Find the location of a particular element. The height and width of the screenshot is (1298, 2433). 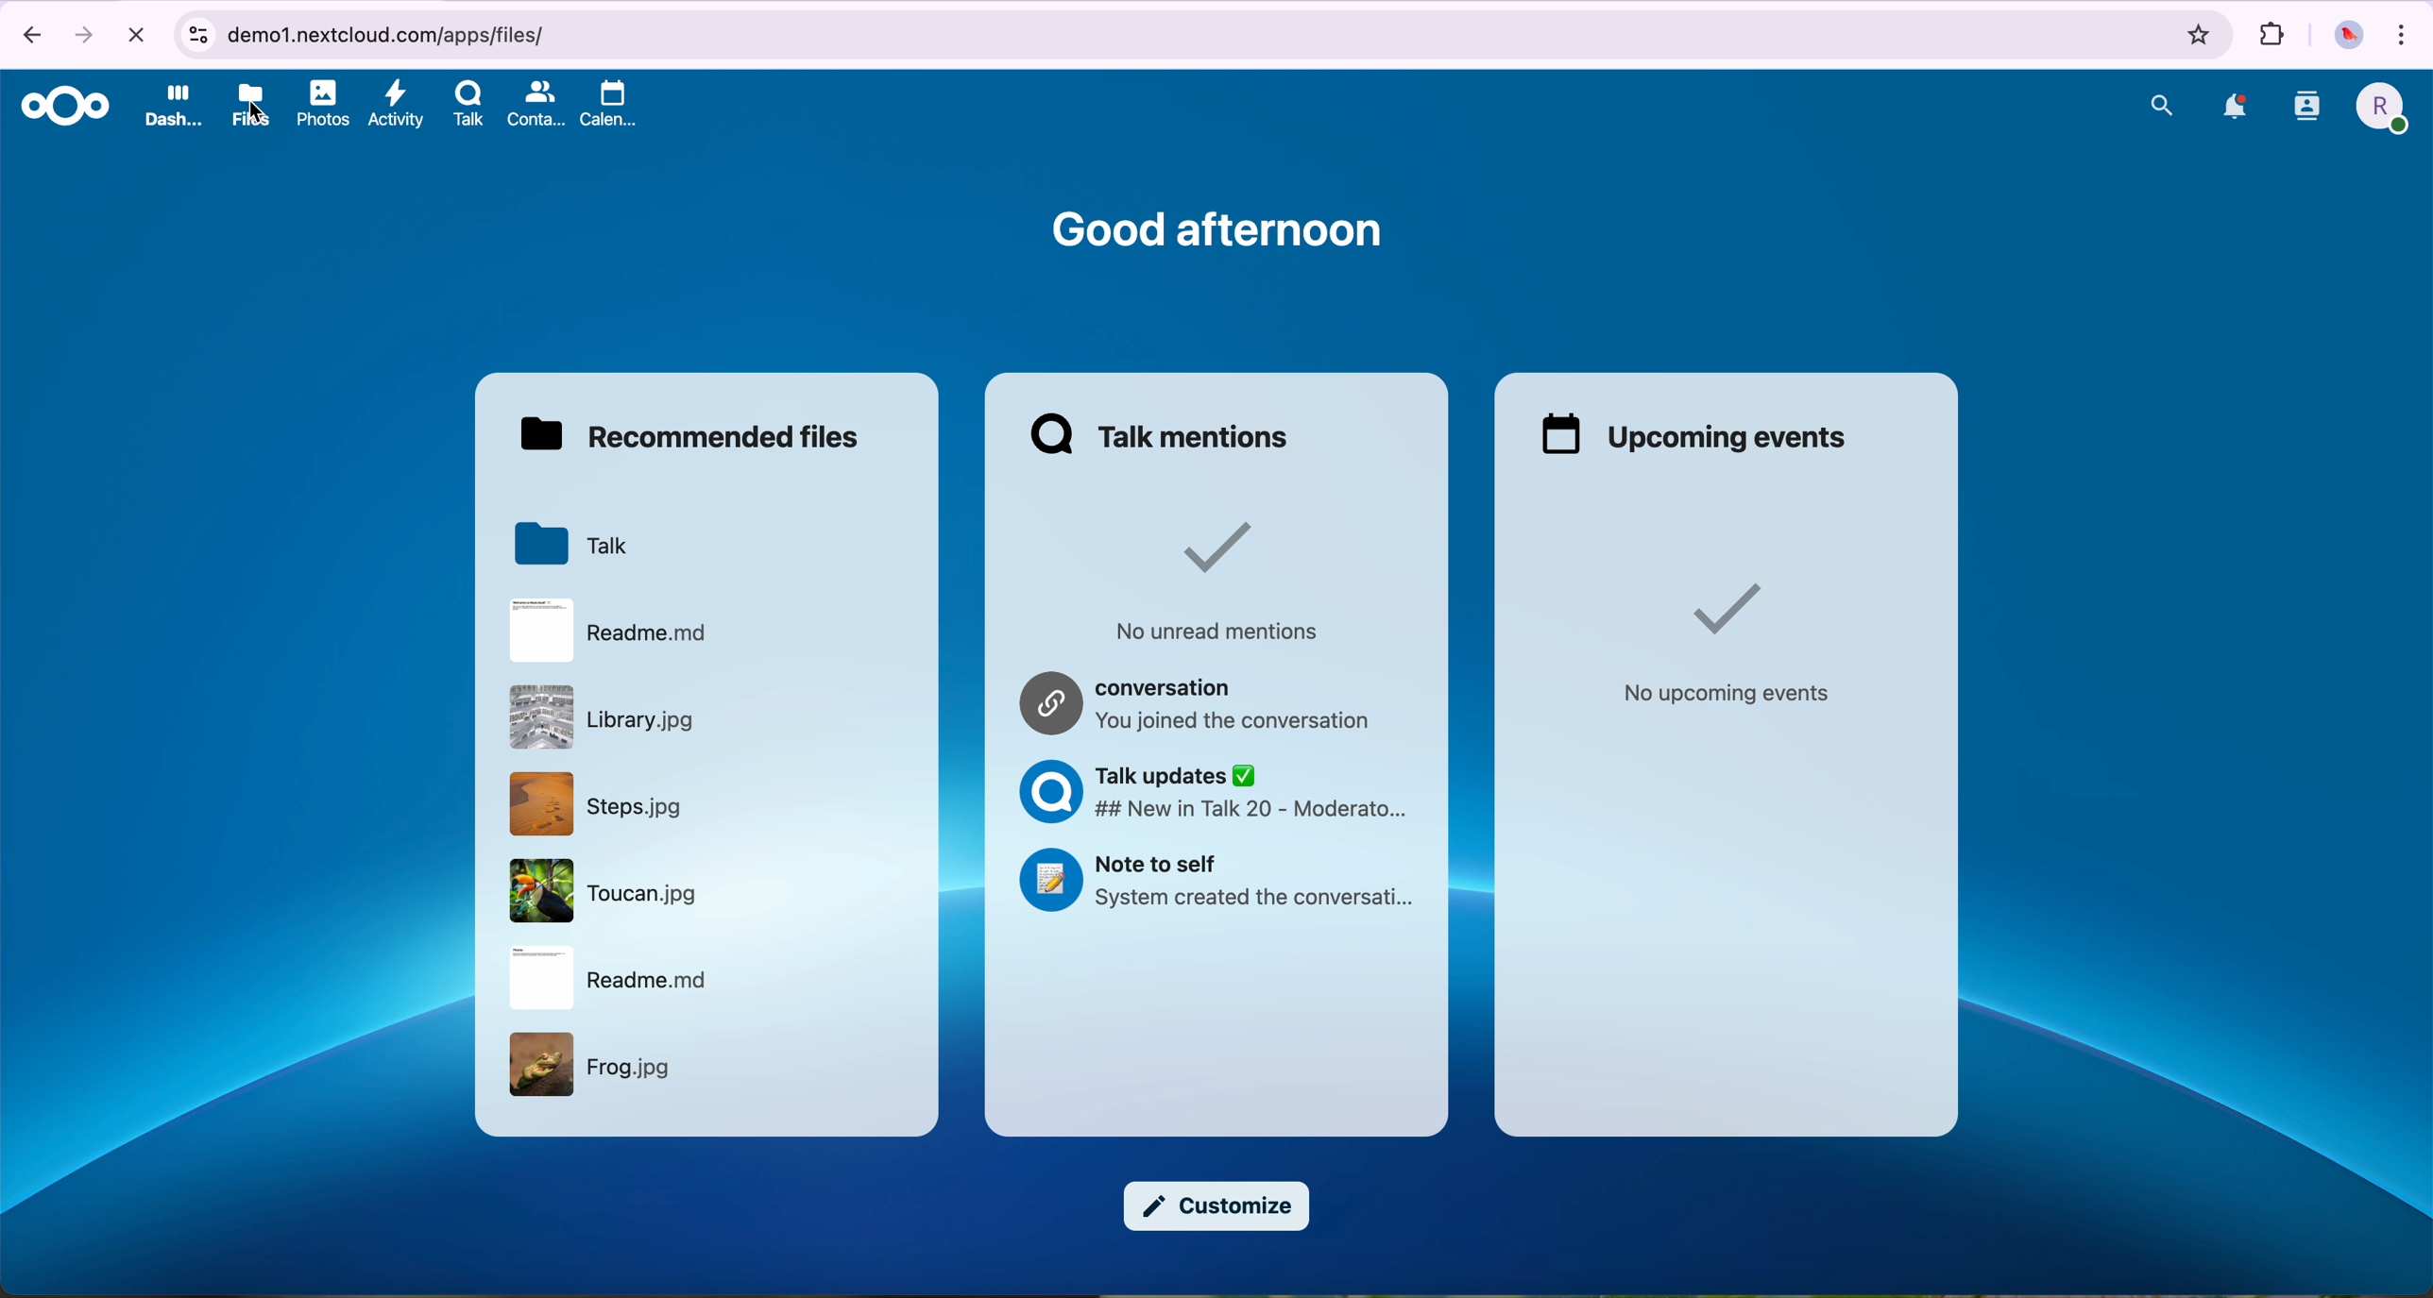

note to self is located at coordinates (1216, 879).